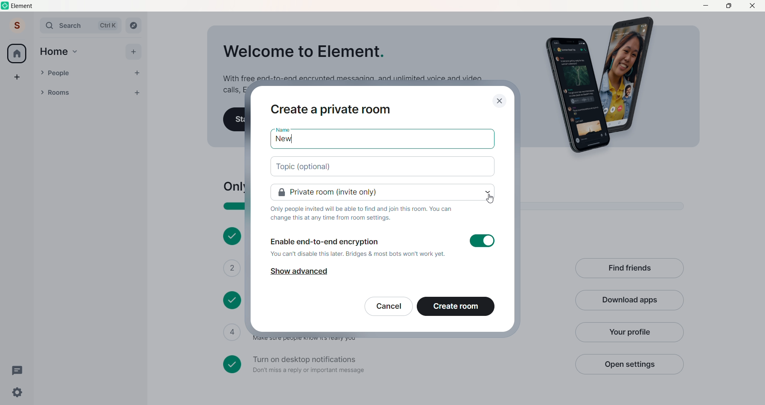 This screenshot has width=765, height=405. Describe the element at coordinates (604, 86) in the screenshot. I see `Graphics Image` at that location.